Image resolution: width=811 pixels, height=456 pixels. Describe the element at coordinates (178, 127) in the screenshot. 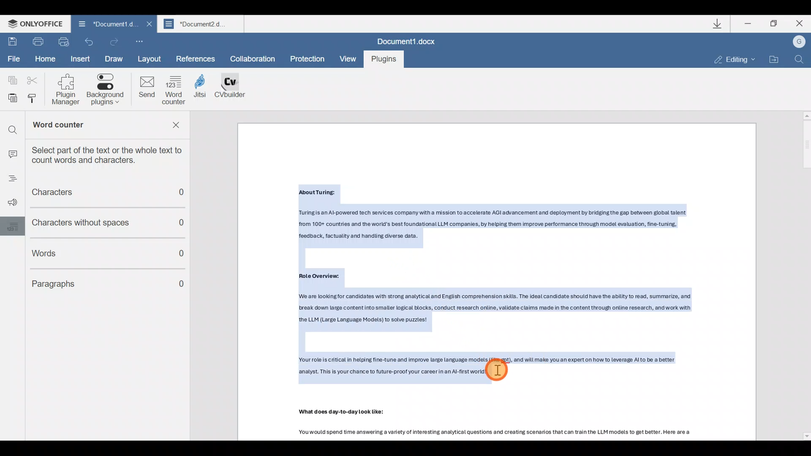

I see `Remove` at that location.